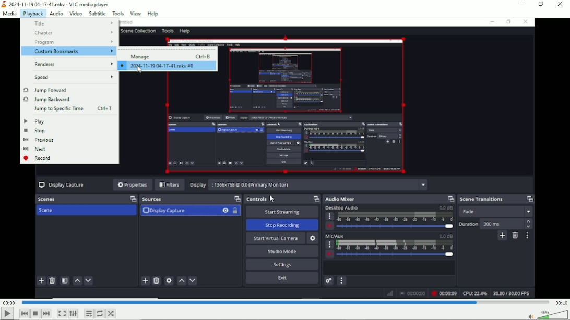  What do you see at coordinates (140, 71) in the screenshot?
I see `Cursor` at bounding box center [140, 71].